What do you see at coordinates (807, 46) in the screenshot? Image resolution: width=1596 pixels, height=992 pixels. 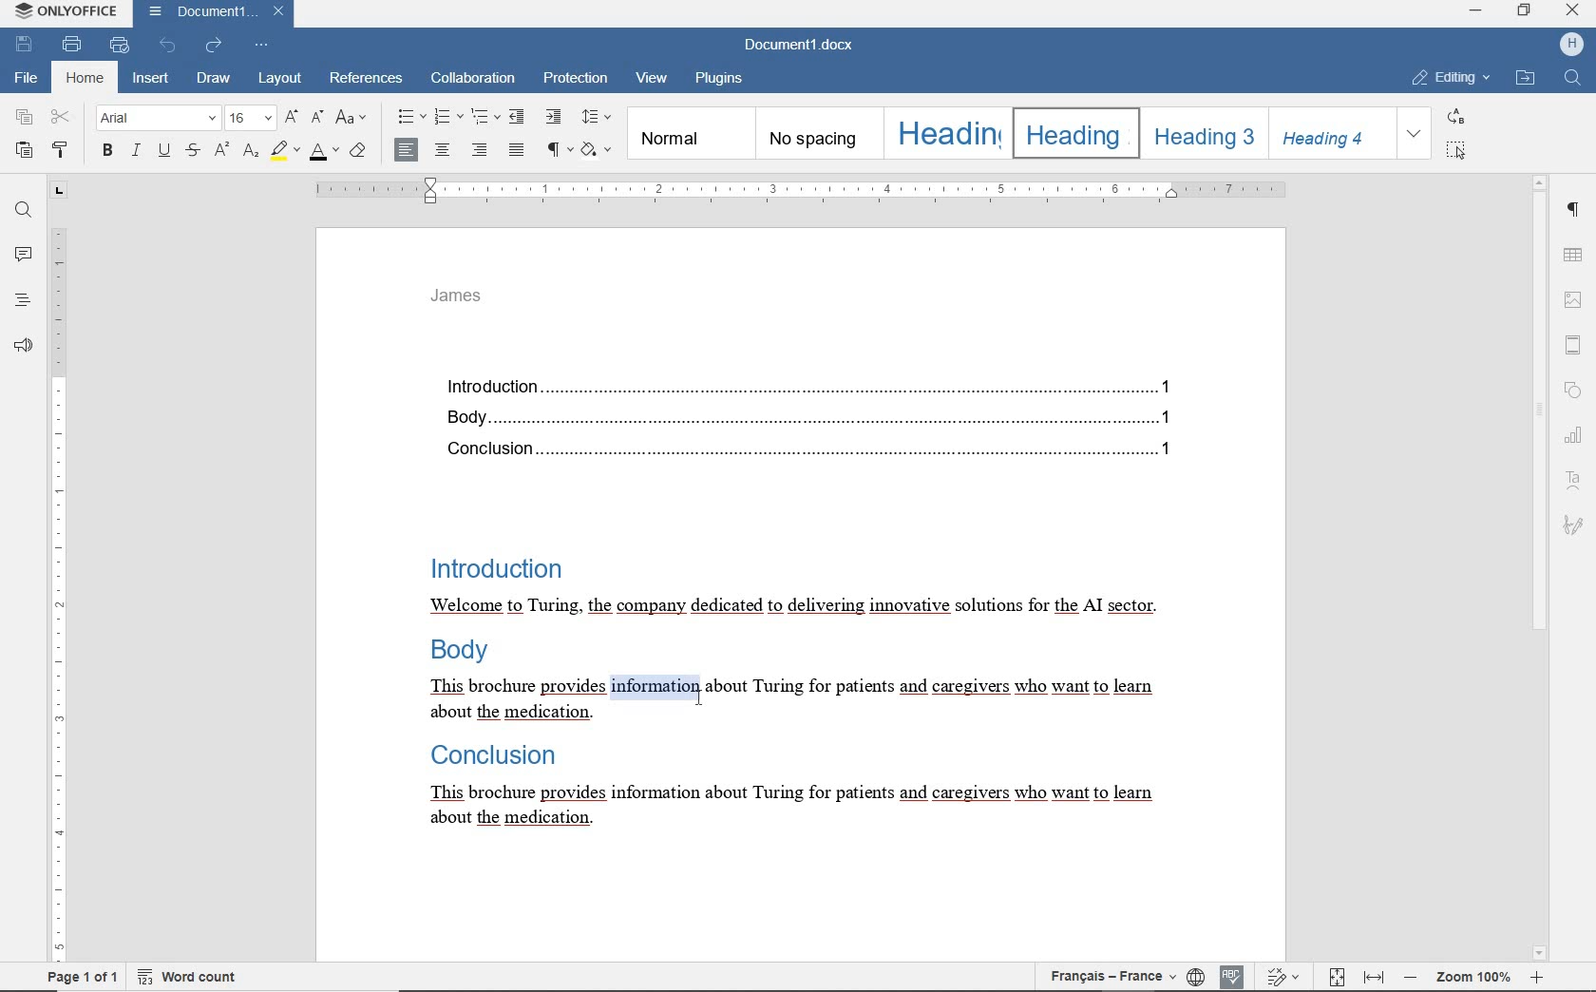 I see `DOCUMENT NAME` at bounding box center [807, 46].